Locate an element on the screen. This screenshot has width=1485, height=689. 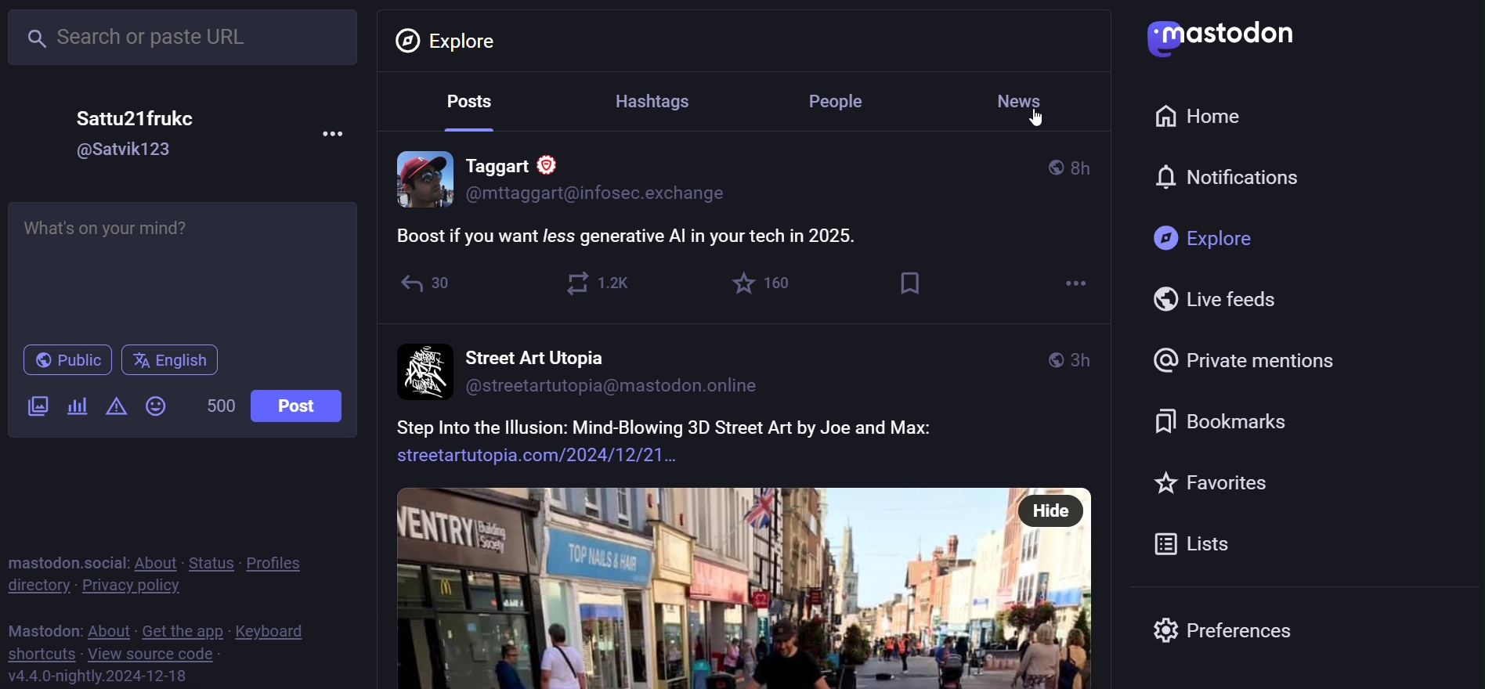
profile picture is located at coordinates (416, 181).